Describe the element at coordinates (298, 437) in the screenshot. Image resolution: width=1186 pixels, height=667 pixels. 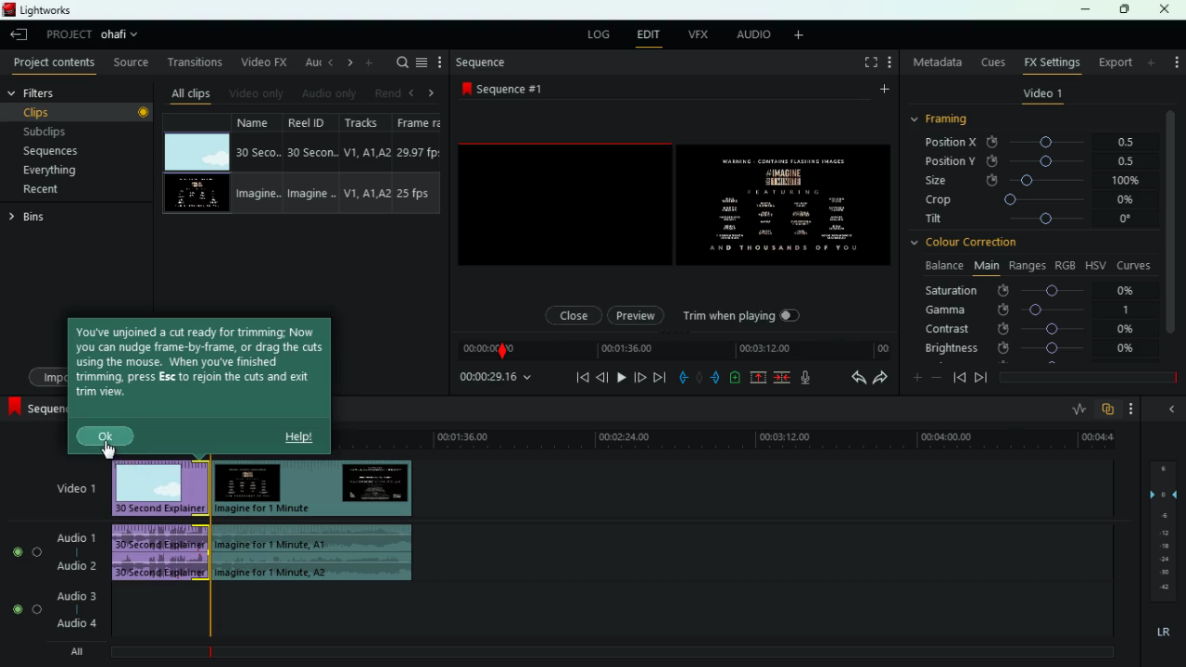
I see `help` at that location.